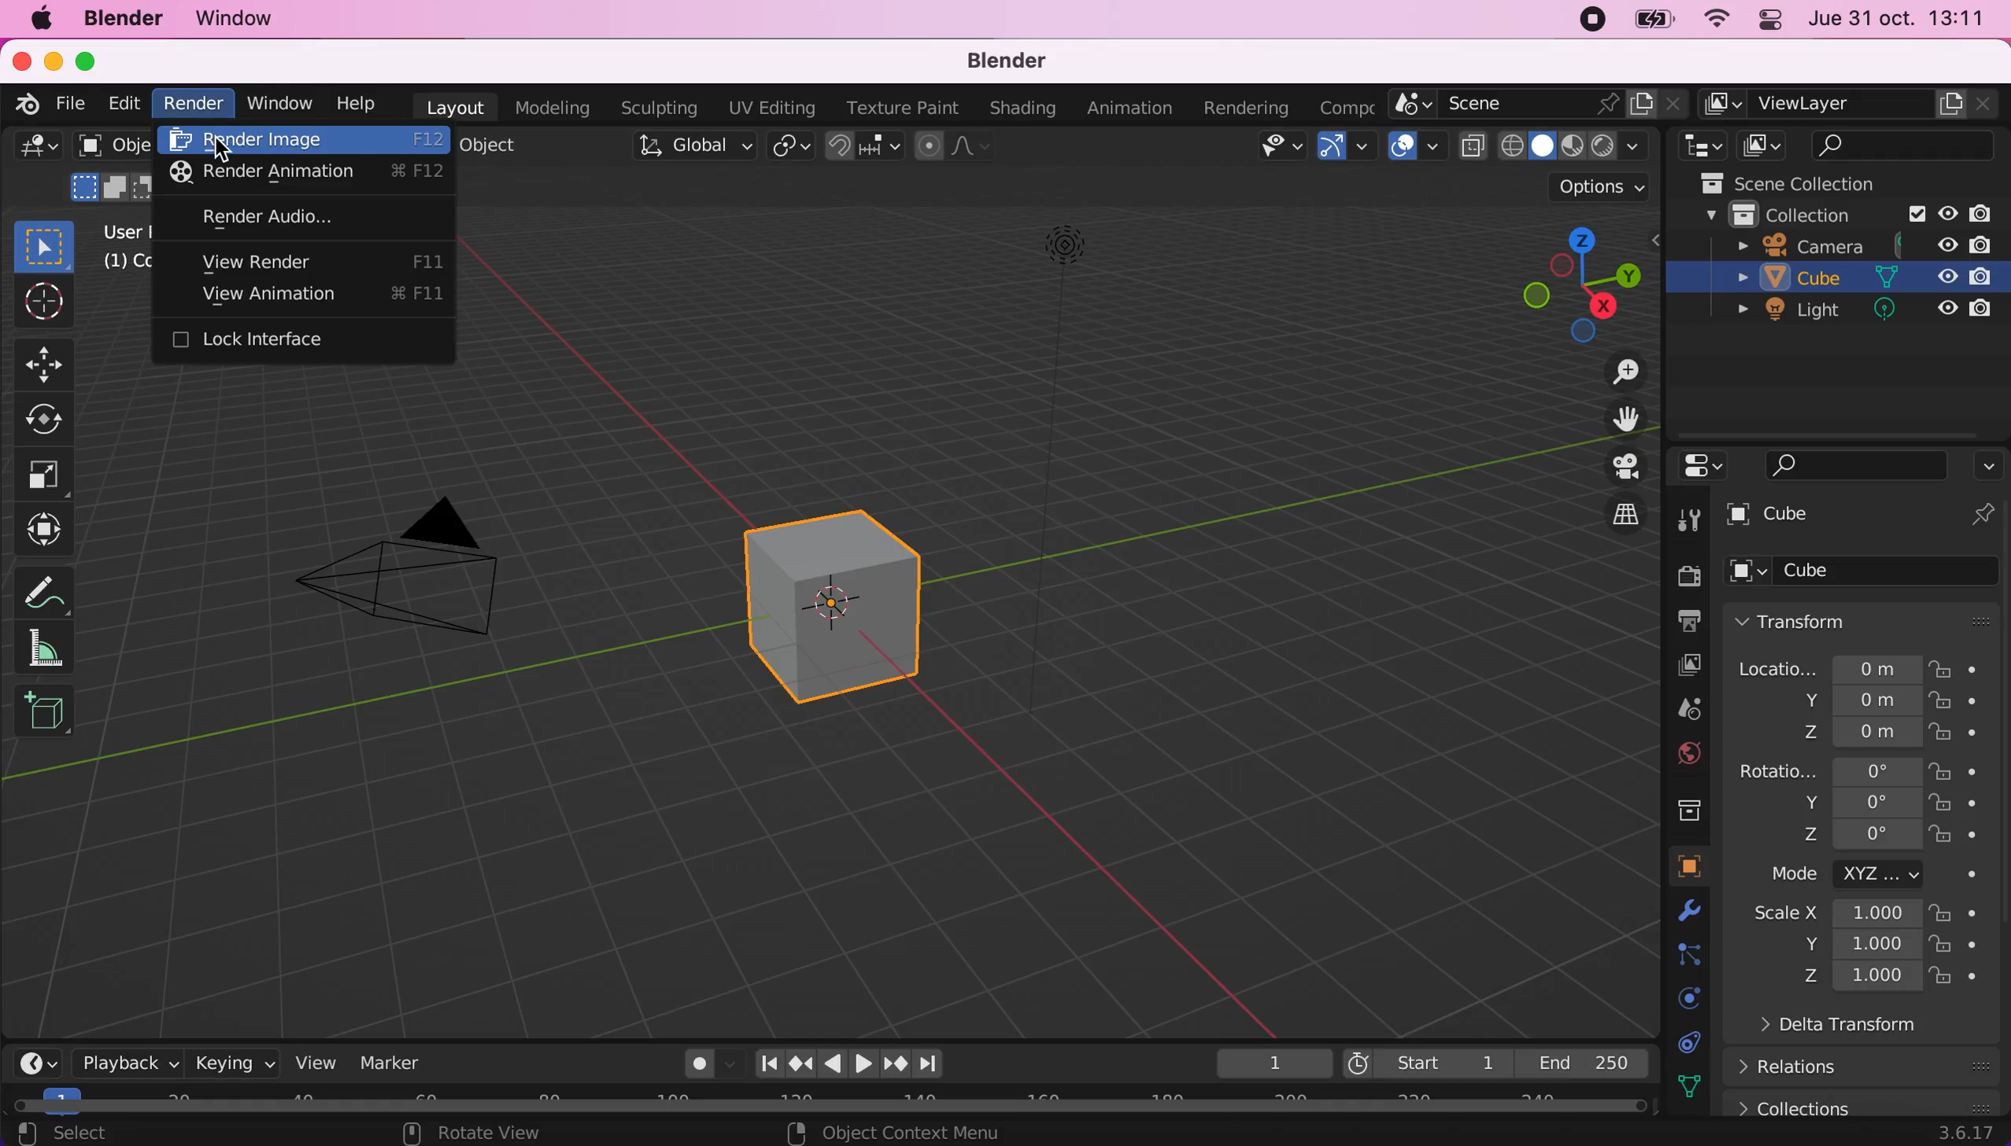 The width and height of the screenshot is (2011, 1146). What do you see at coordinates (1610, 513) in the screenshot?
I see `switch the current view` at bounding box center [1610, 513].